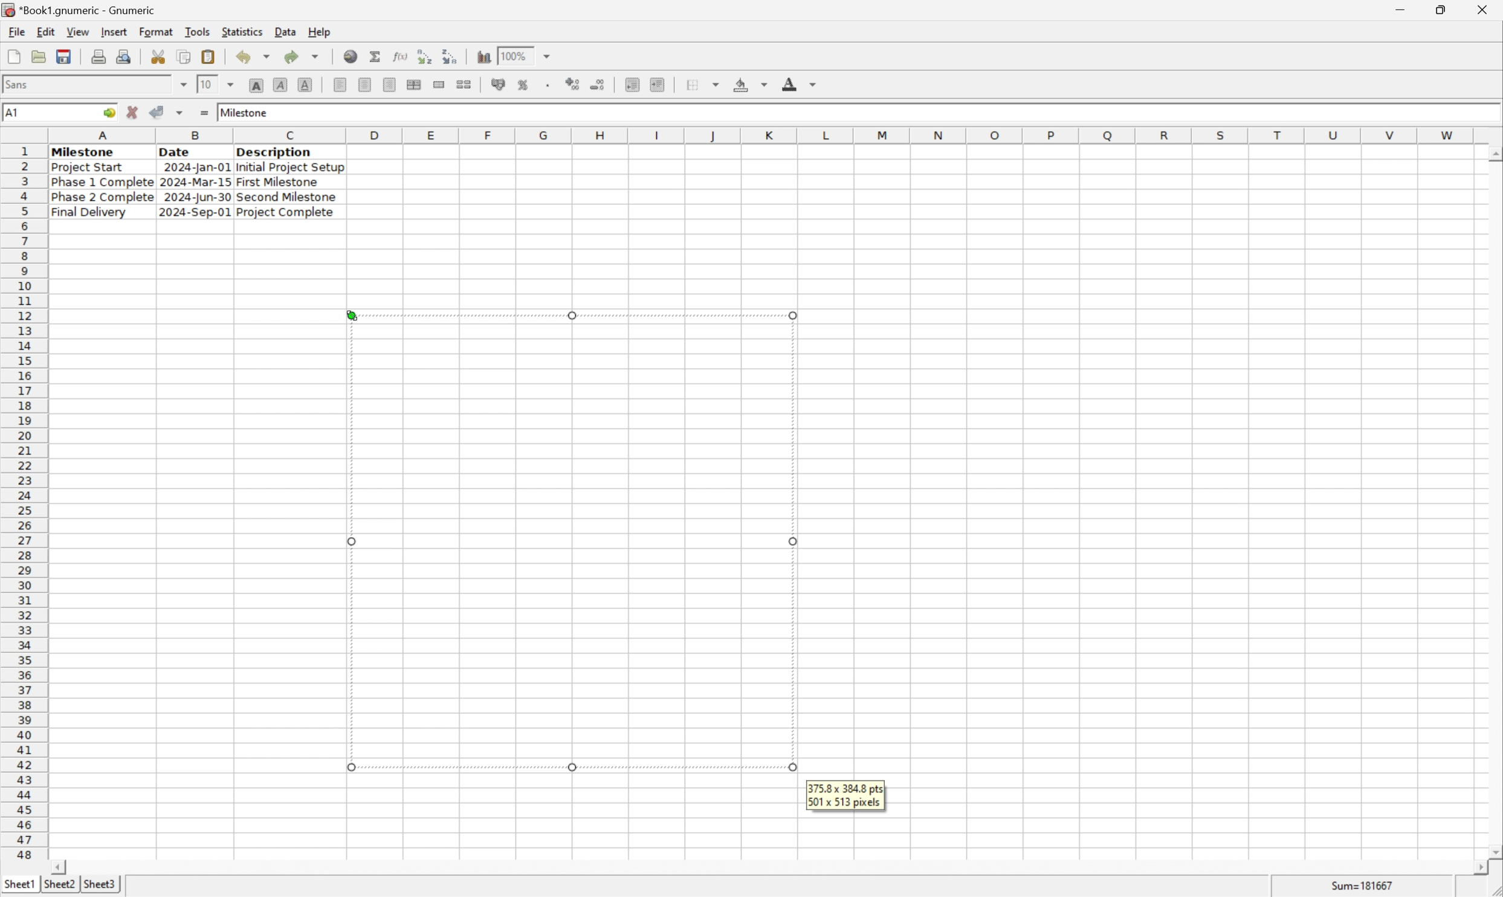  I want to click on insert chart, so click(483, 57).